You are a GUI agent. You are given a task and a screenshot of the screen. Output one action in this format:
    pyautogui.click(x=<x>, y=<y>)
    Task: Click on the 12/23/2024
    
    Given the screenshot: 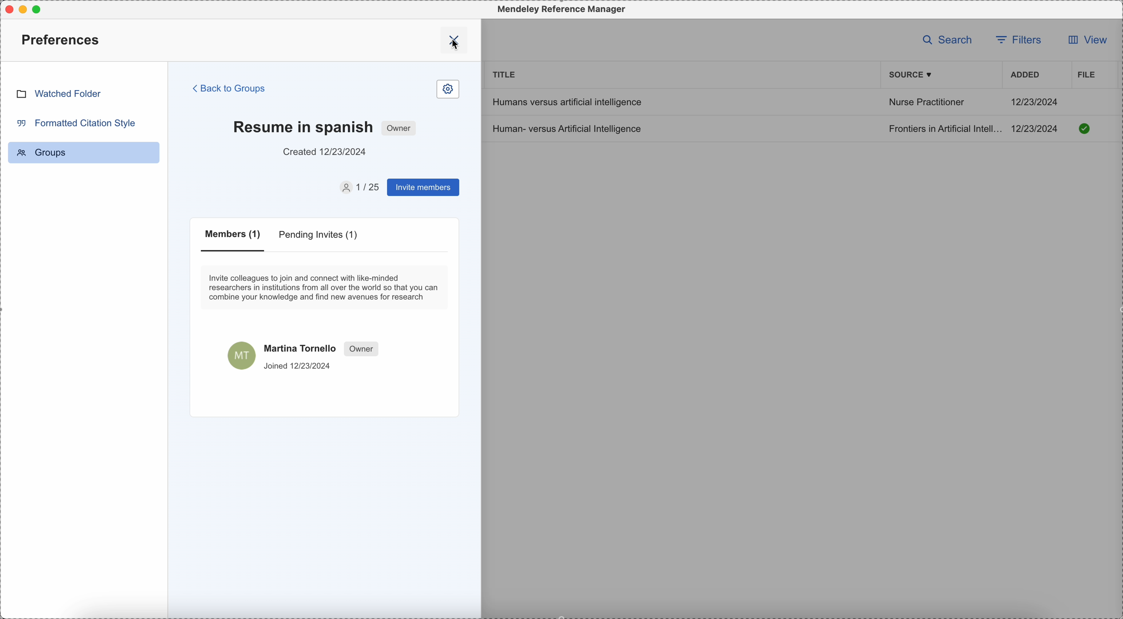 What is the action you would take?
    pyautogui.click(x=1035, y=101)
    